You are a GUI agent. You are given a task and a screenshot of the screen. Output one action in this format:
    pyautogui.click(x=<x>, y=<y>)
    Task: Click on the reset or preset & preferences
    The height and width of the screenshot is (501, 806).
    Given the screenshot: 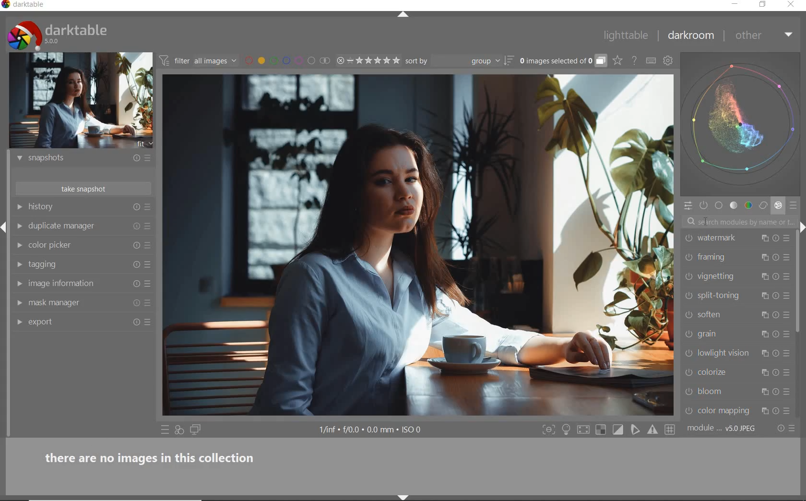 What is the action you would take?
    pyautogui.click(x=787, y=429)
    